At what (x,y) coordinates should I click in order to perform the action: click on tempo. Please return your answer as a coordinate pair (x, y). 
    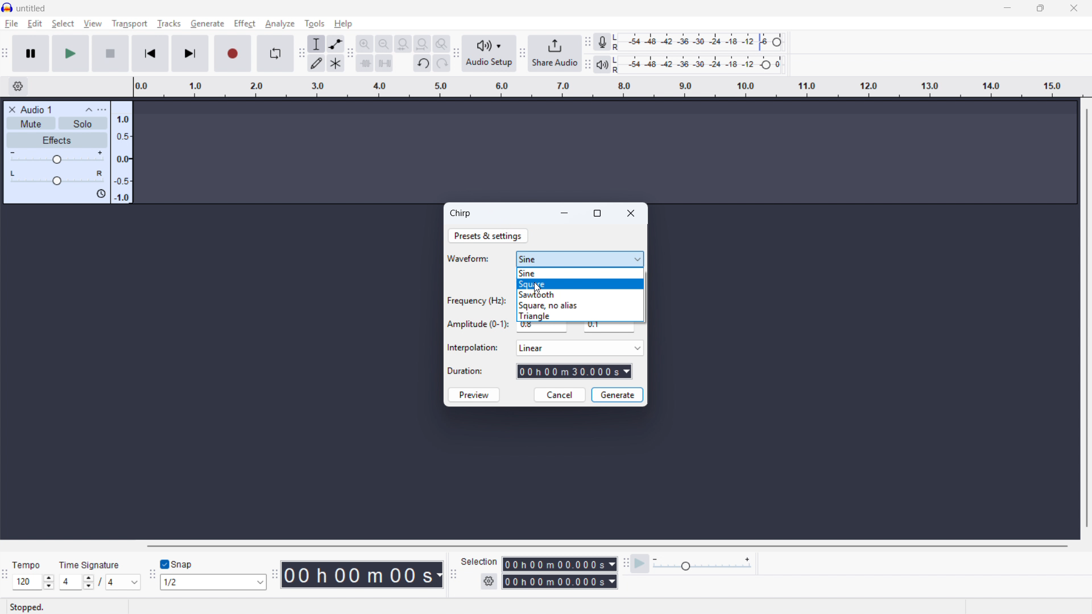
    Looking at the image, I should click on (28, 565).